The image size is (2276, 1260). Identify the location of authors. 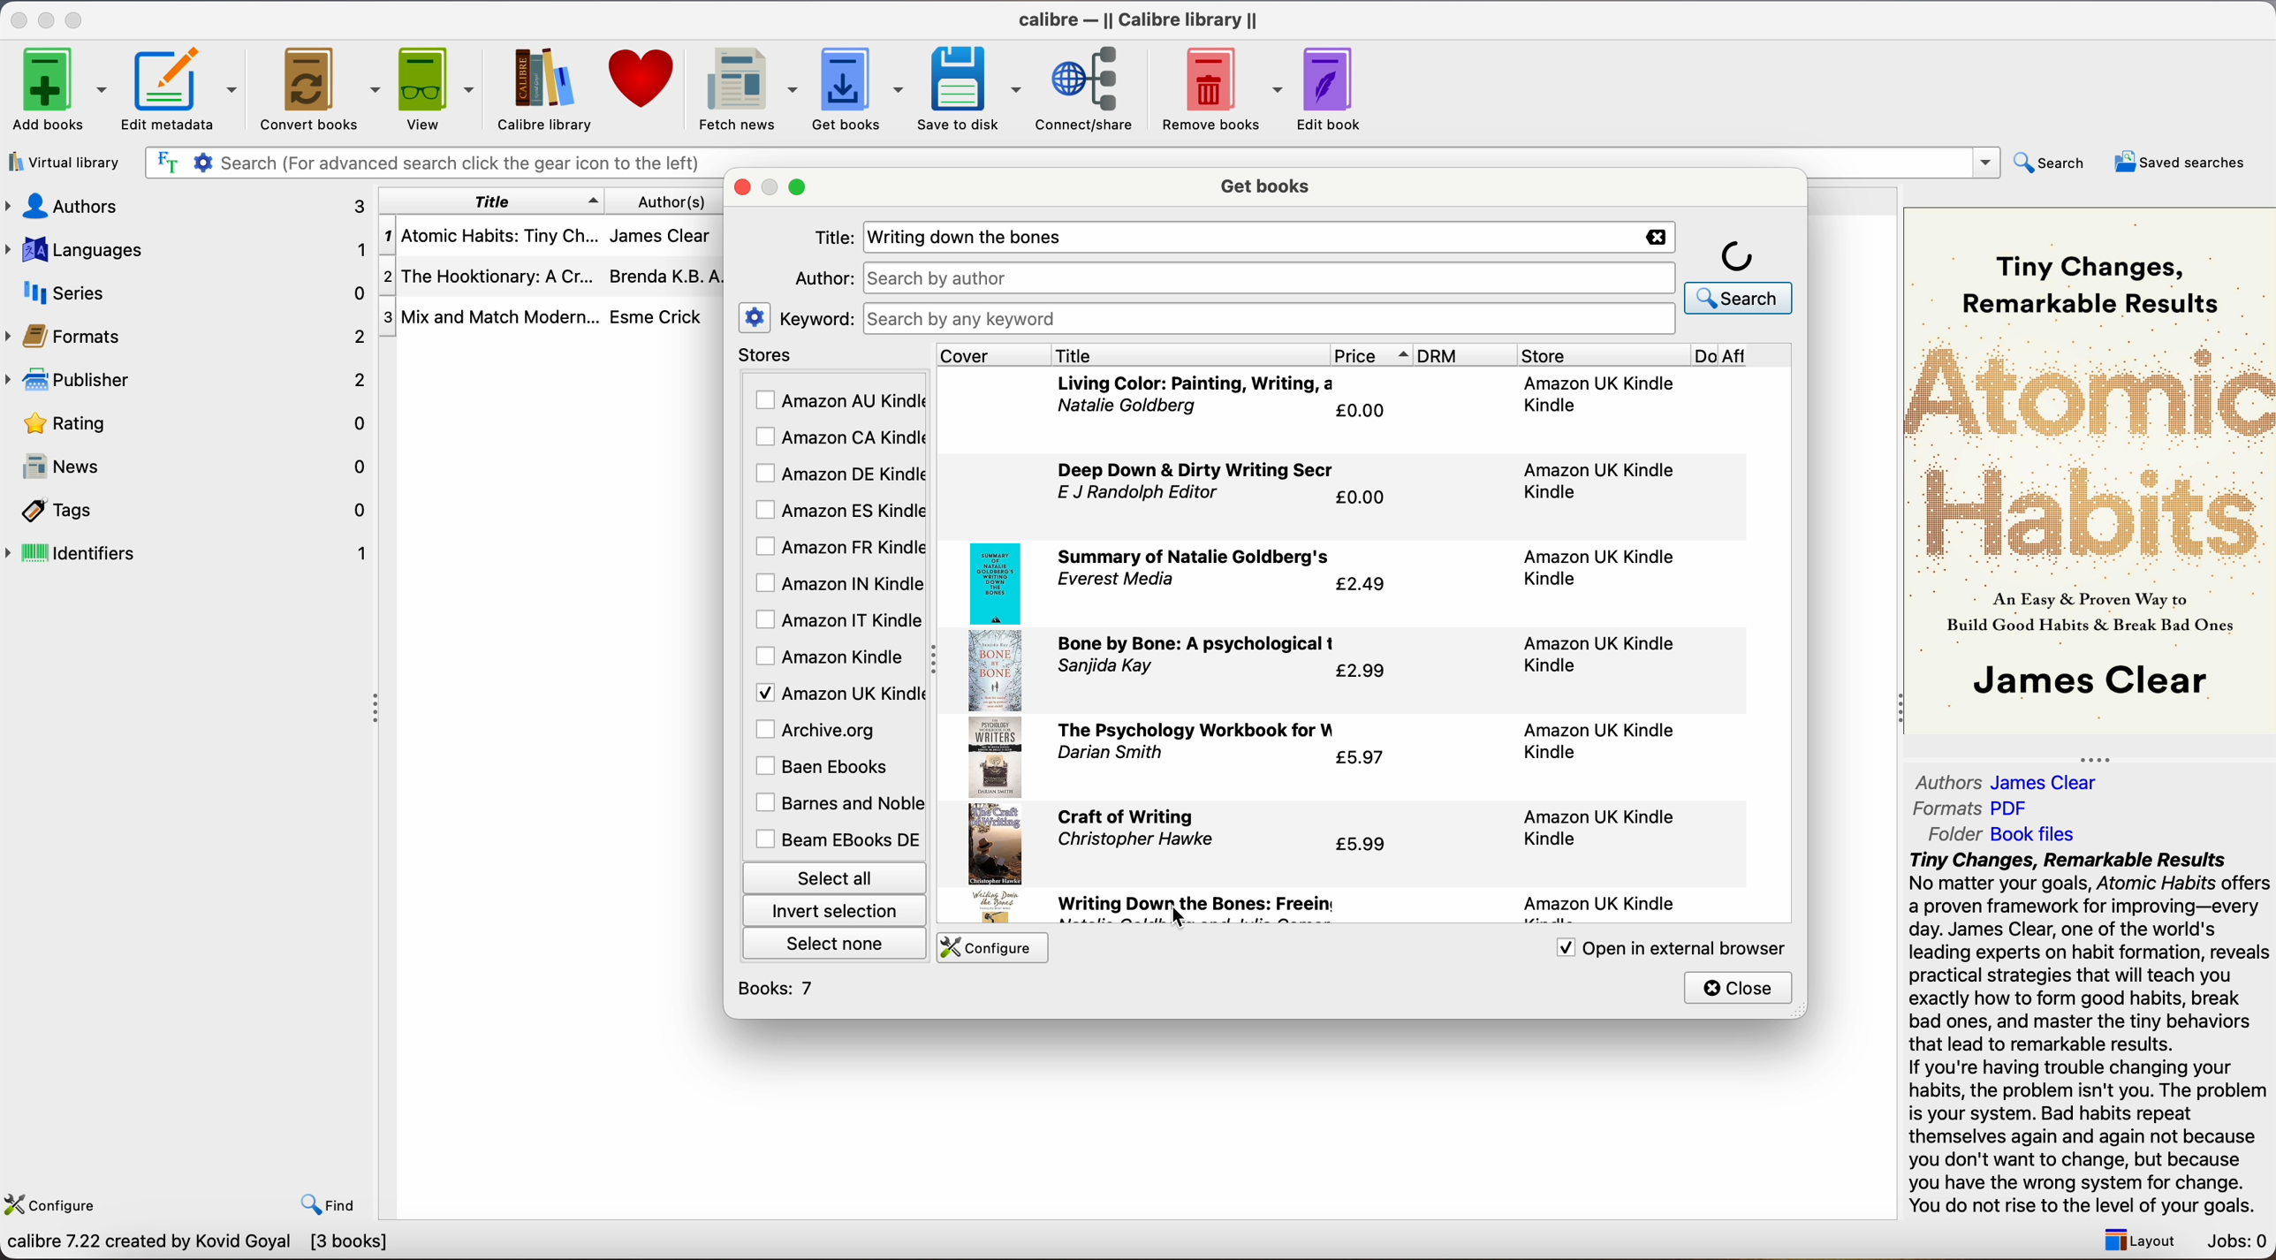
(184, 205).